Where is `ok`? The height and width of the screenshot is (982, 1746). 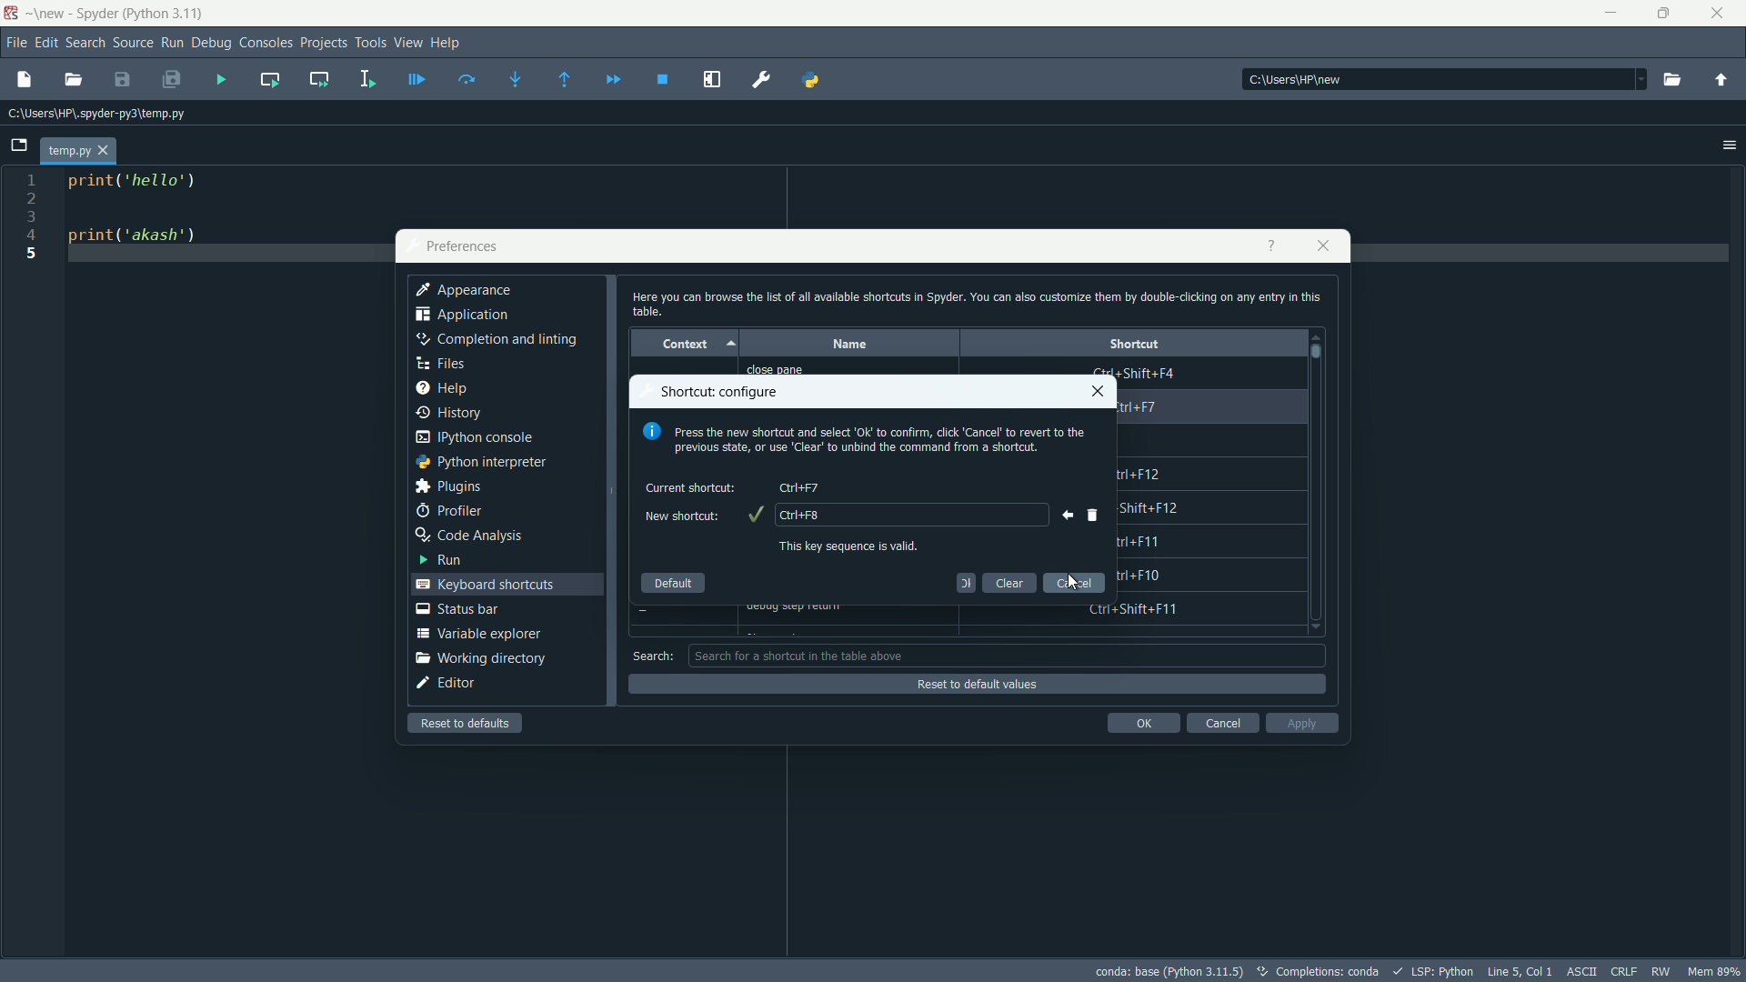
ok is located at coordinates (1143, 723).